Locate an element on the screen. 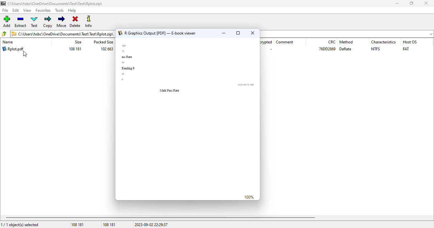 The width and height of the screenshot is (434, 228). size is located at coordinates (78, 42).